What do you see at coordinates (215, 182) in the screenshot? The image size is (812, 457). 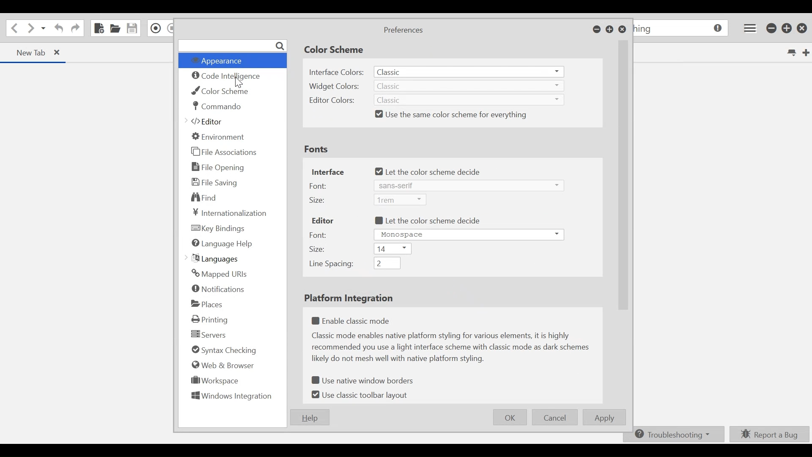 I see `File Saving` at bounding box center [215, 182].